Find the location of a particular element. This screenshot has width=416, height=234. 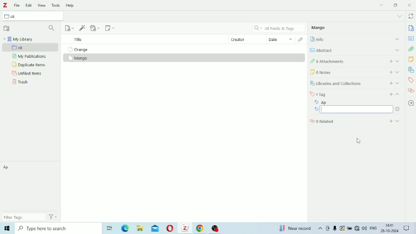

Info is located at coordinates (411, 29).